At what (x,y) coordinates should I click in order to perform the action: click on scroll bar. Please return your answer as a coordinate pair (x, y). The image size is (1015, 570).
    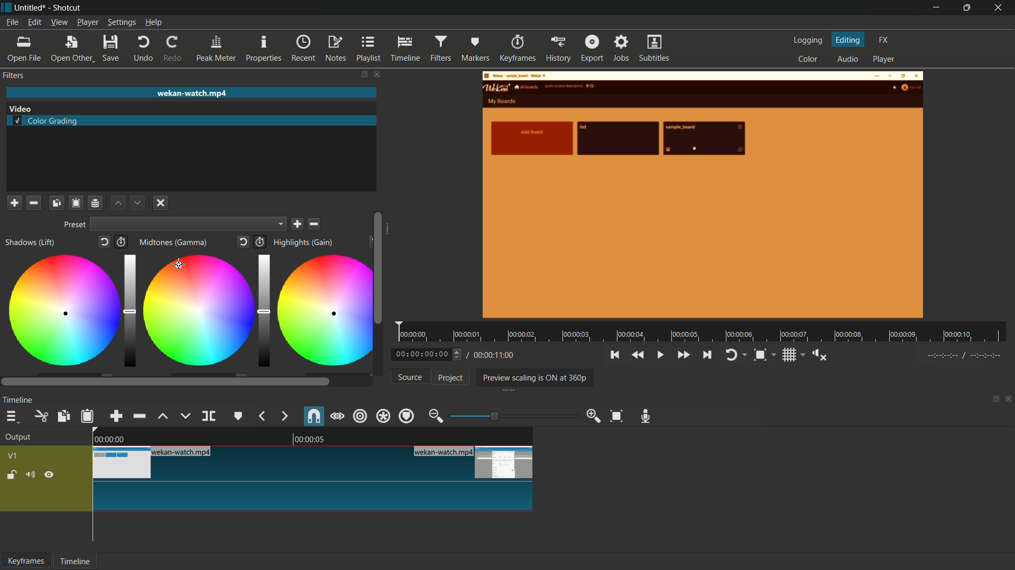
    Looking at the image, I should click on (377, 268).